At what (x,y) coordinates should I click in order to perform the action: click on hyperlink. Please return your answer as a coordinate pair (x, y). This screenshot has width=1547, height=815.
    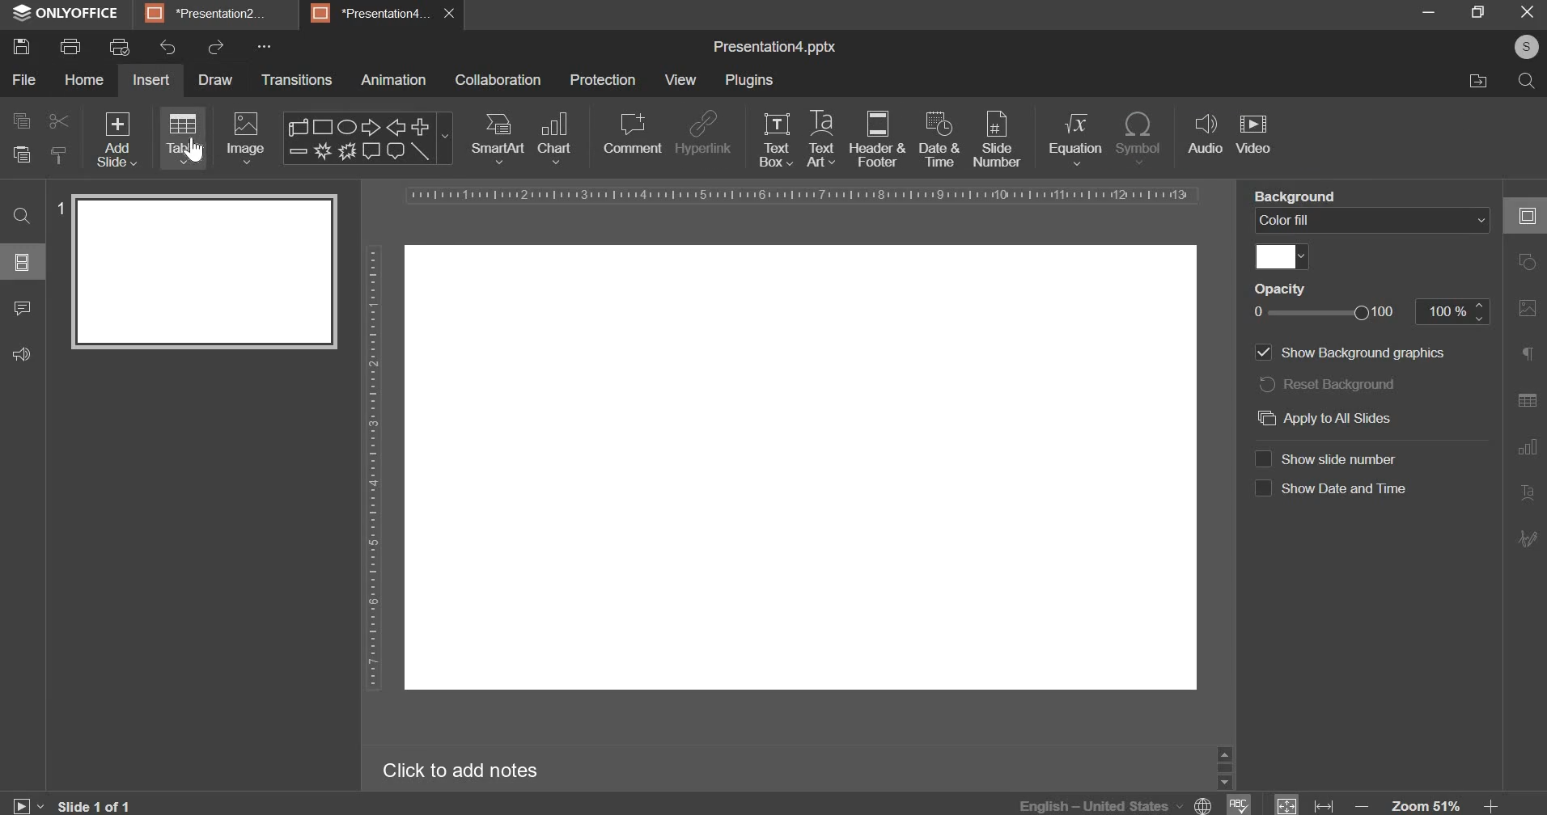
    Looking at the image, I should click on (703, 133).